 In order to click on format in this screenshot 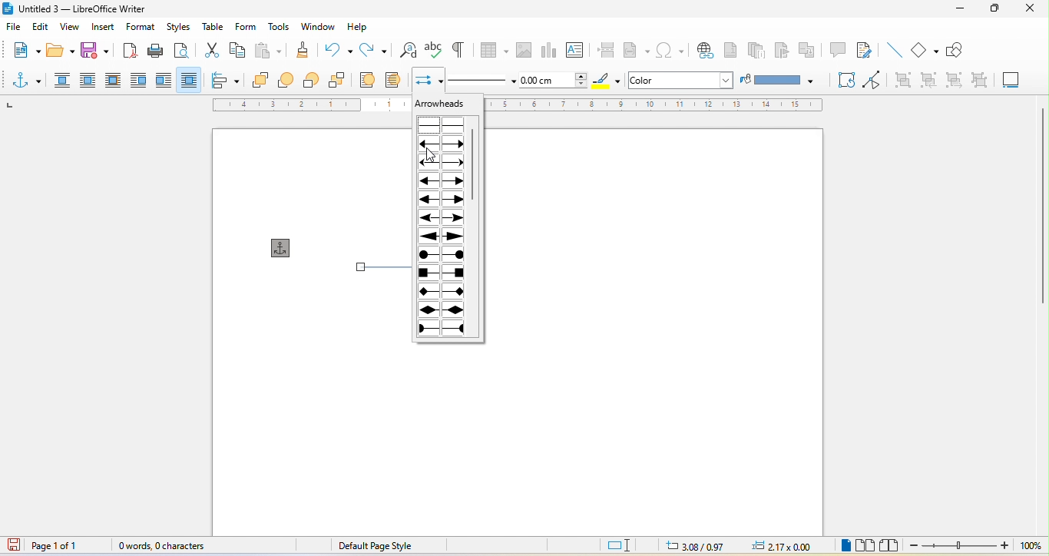, I will do `click(144, 28)`.